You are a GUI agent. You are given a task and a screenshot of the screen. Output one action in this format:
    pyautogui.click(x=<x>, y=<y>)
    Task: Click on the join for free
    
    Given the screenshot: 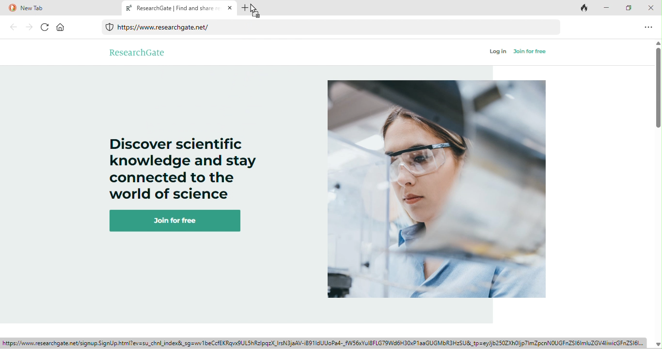 What is the action you would take?
    pyautogui.click(x=179, y=221)
    